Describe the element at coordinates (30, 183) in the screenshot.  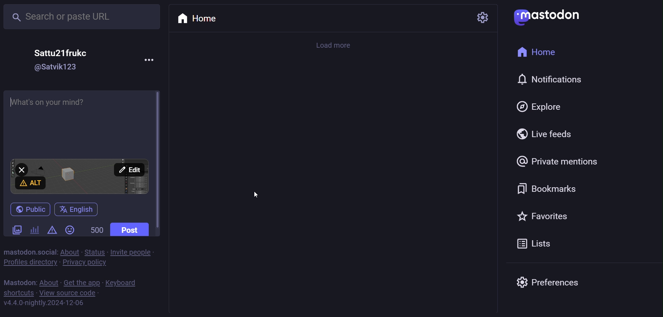
I see `alt` at that location.